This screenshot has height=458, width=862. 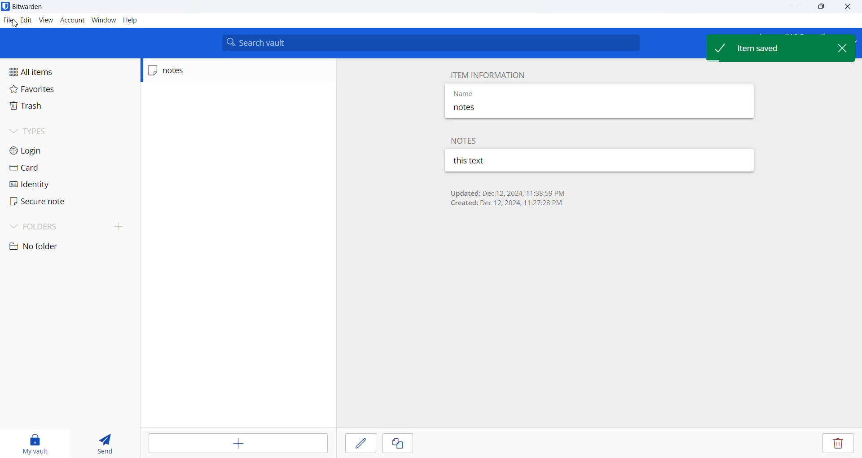 What do you see at coordinates (486, 74) in the screenshot?
I see `Item information` at bounding box center [486, 74].